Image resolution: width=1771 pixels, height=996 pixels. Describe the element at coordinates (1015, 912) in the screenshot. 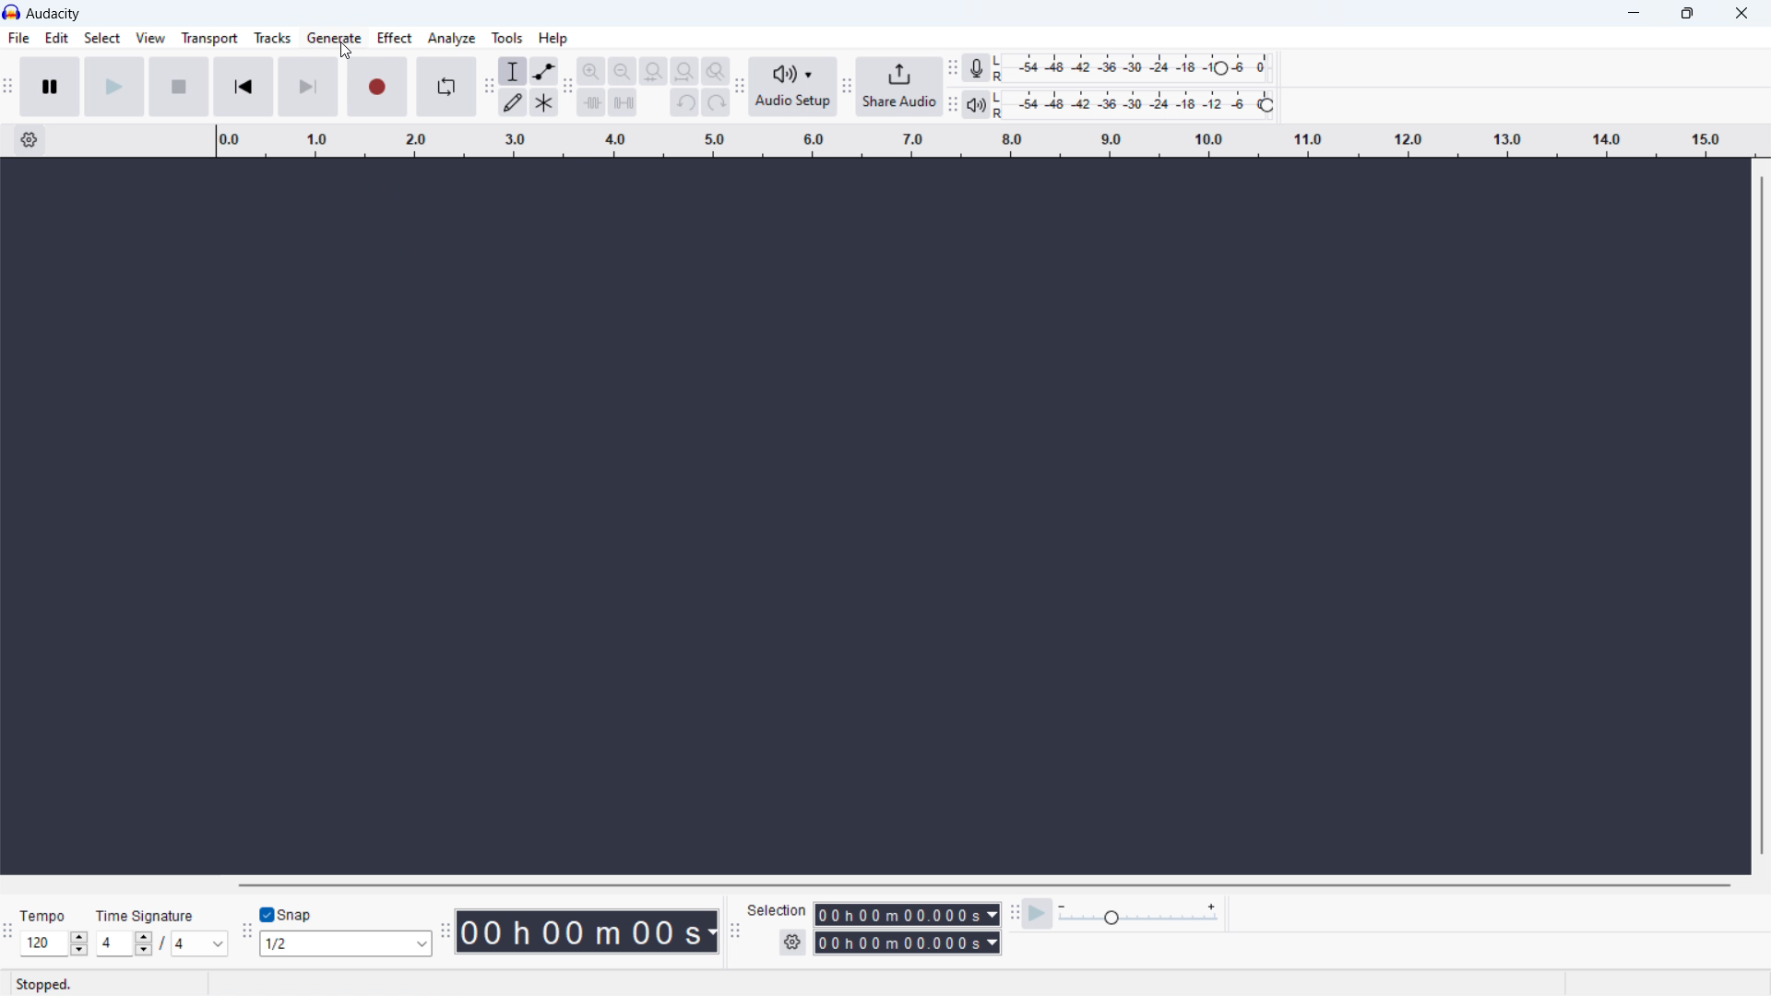

I see `play at speed toolbar` at that location.